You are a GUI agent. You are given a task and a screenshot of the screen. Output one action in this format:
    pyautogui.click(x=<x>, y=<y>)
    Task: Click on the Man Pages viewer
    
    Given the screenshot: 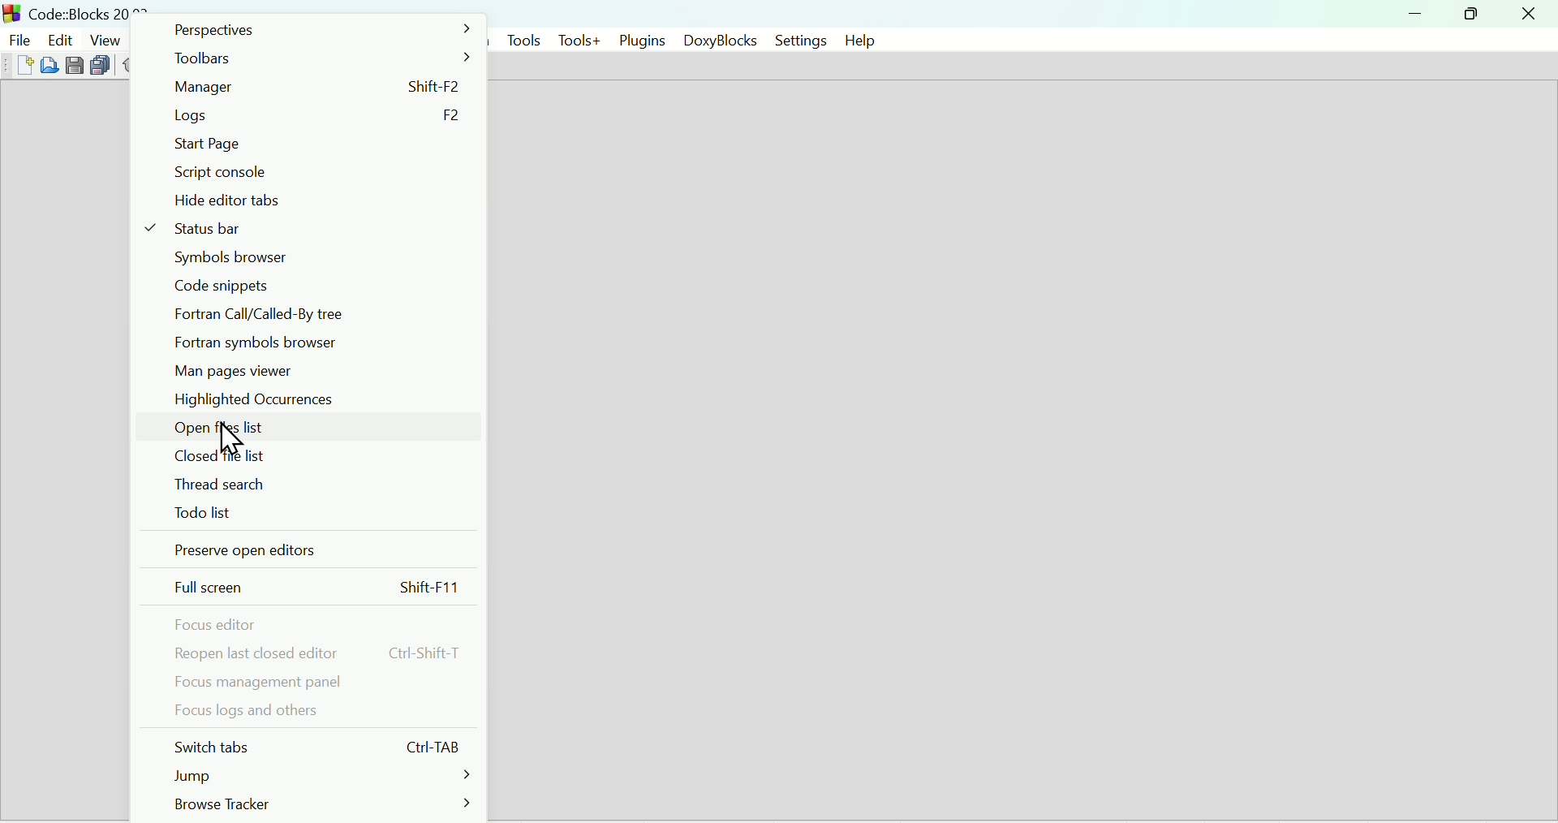 What is the action you would take?
    pyautogui.click(x=315, y=370)
    